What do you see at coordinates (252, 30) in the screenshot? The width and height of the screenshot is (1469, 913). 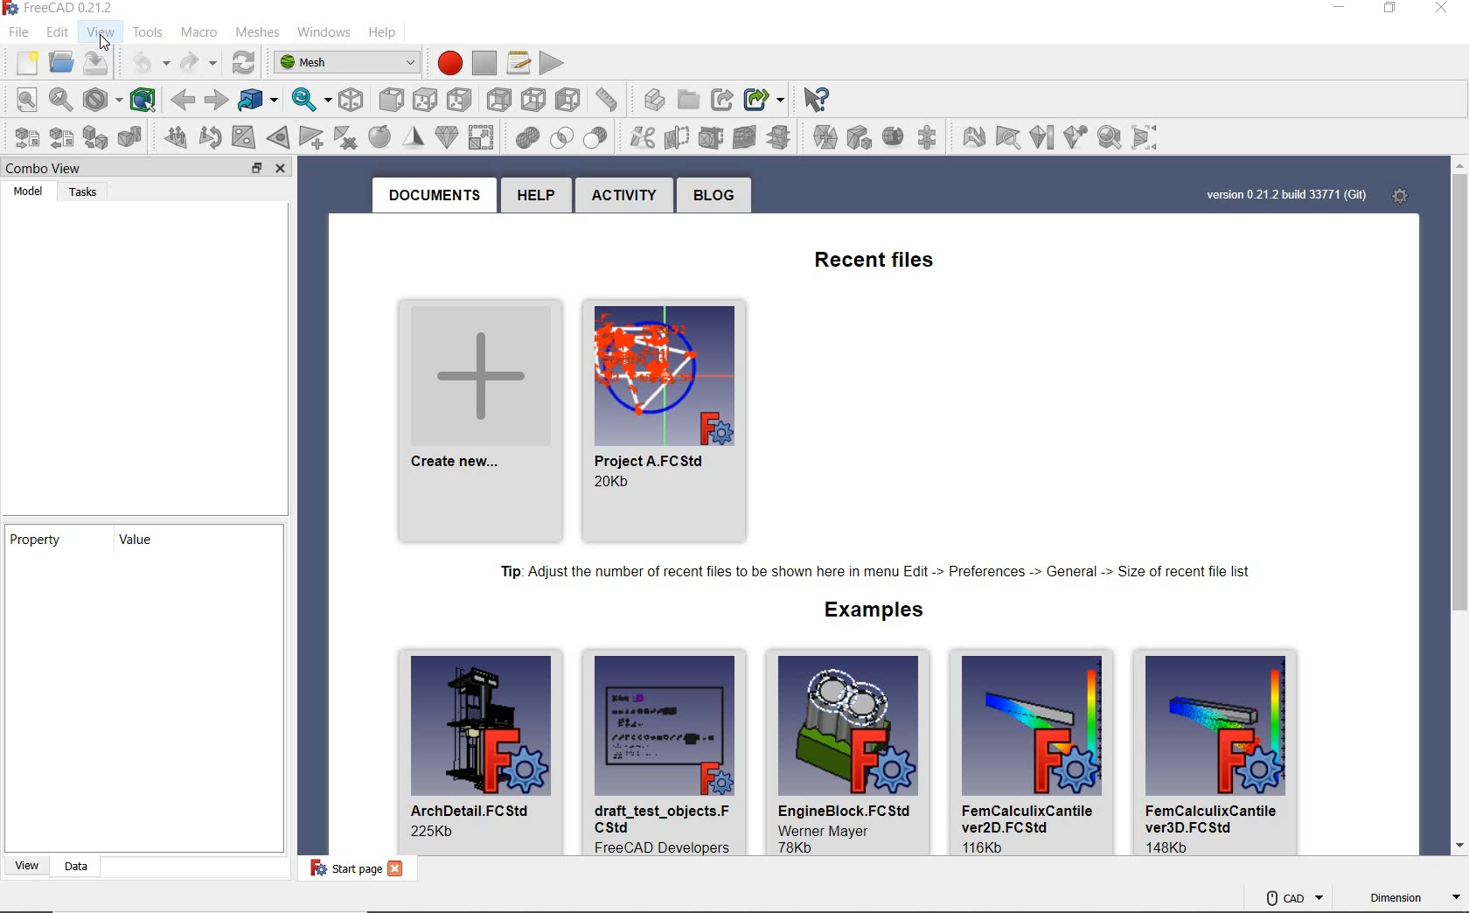 I see `meshes` at bounding box center [252, 30].